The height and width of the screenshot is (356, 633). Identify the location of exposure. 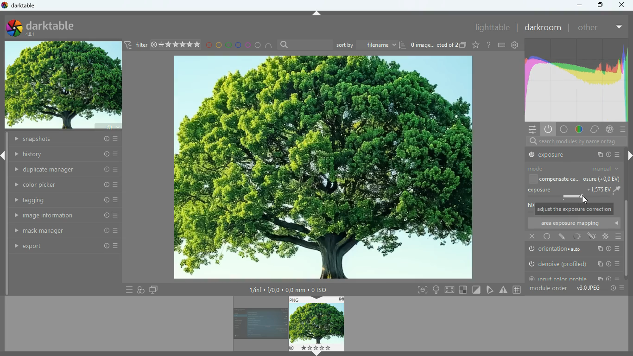
(576, 188).